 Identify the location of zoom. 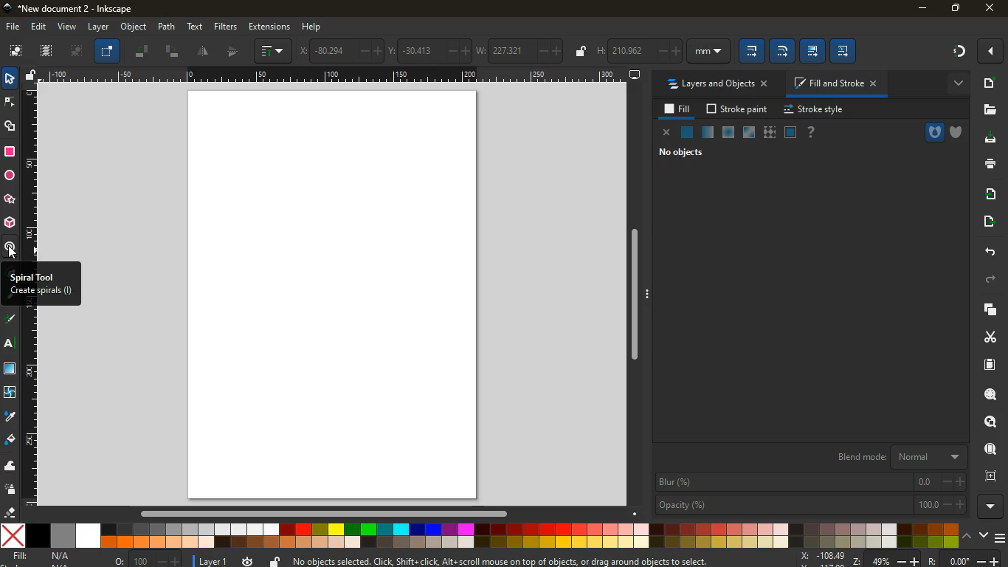
(905, 558).